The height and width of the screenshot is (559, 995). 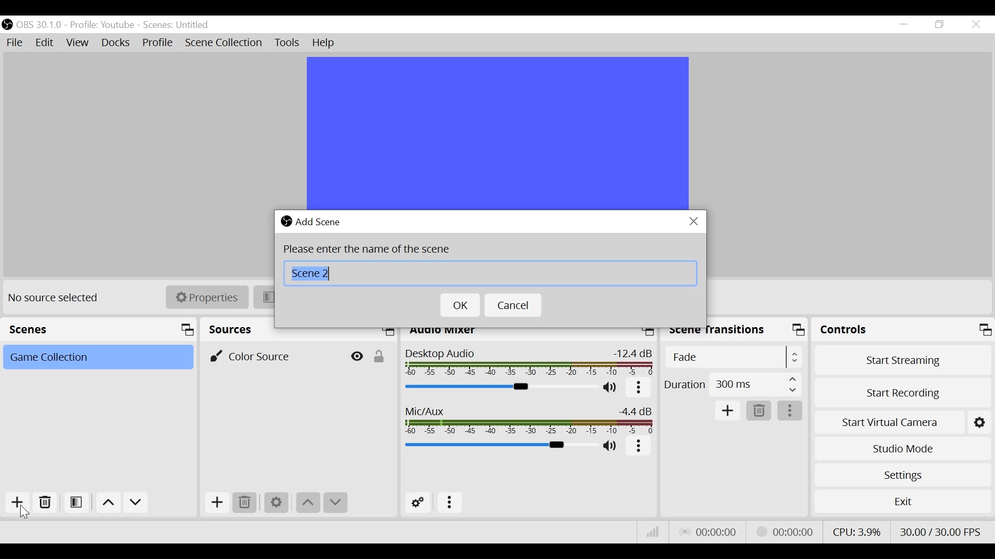 I want to click on Start Streaming, so click(x=903, y=358).